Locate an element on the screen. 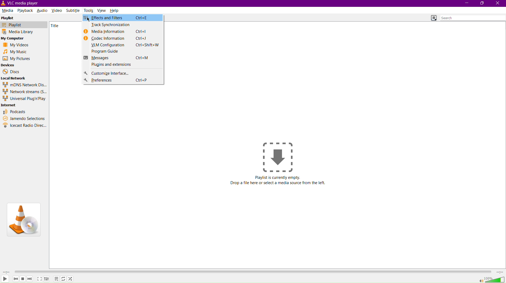  mDNS Network  is located at coordinates (25, 85).